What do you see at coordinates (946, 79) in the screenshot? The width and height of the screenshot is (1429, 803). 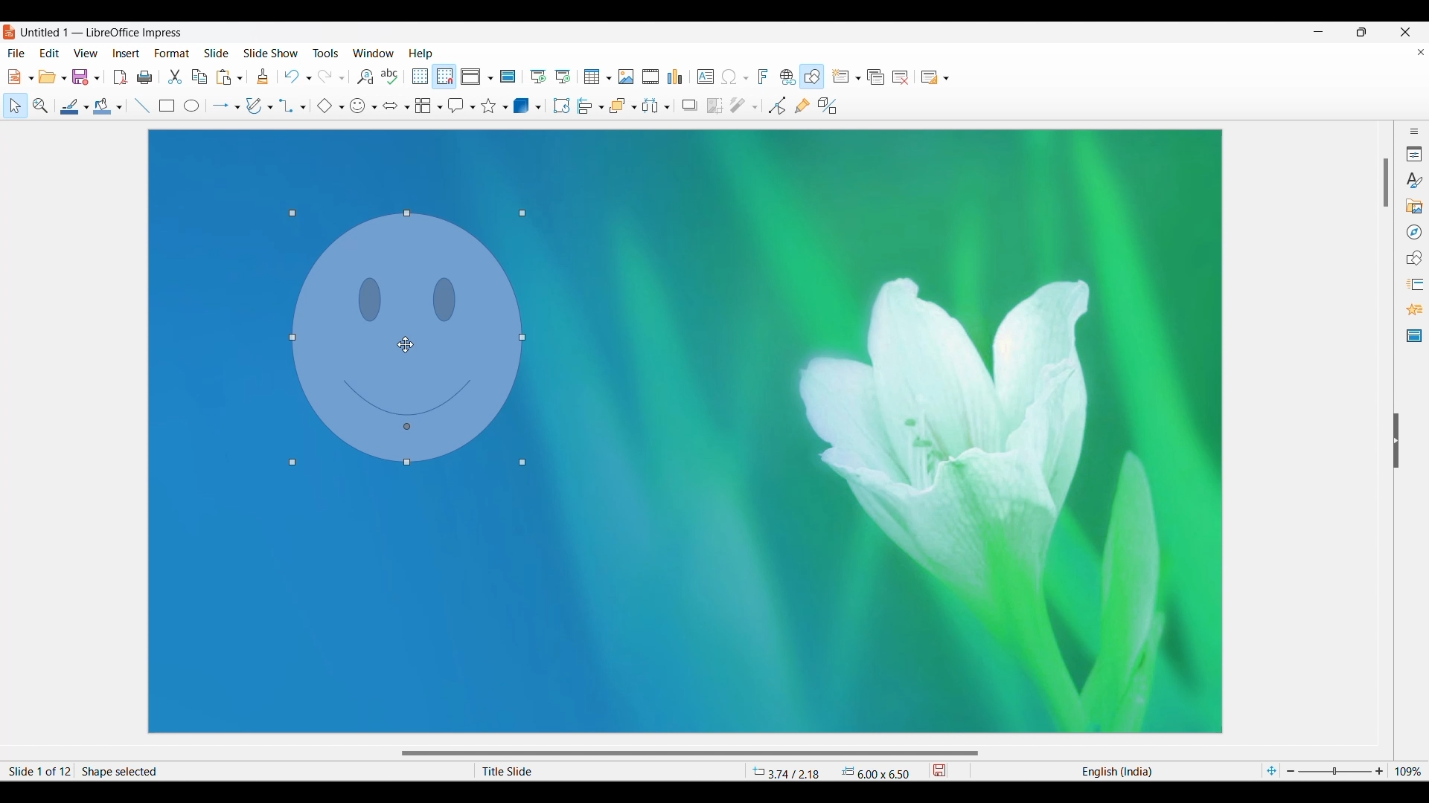 I see `Slide layout options` at bounding box center [946, 79].